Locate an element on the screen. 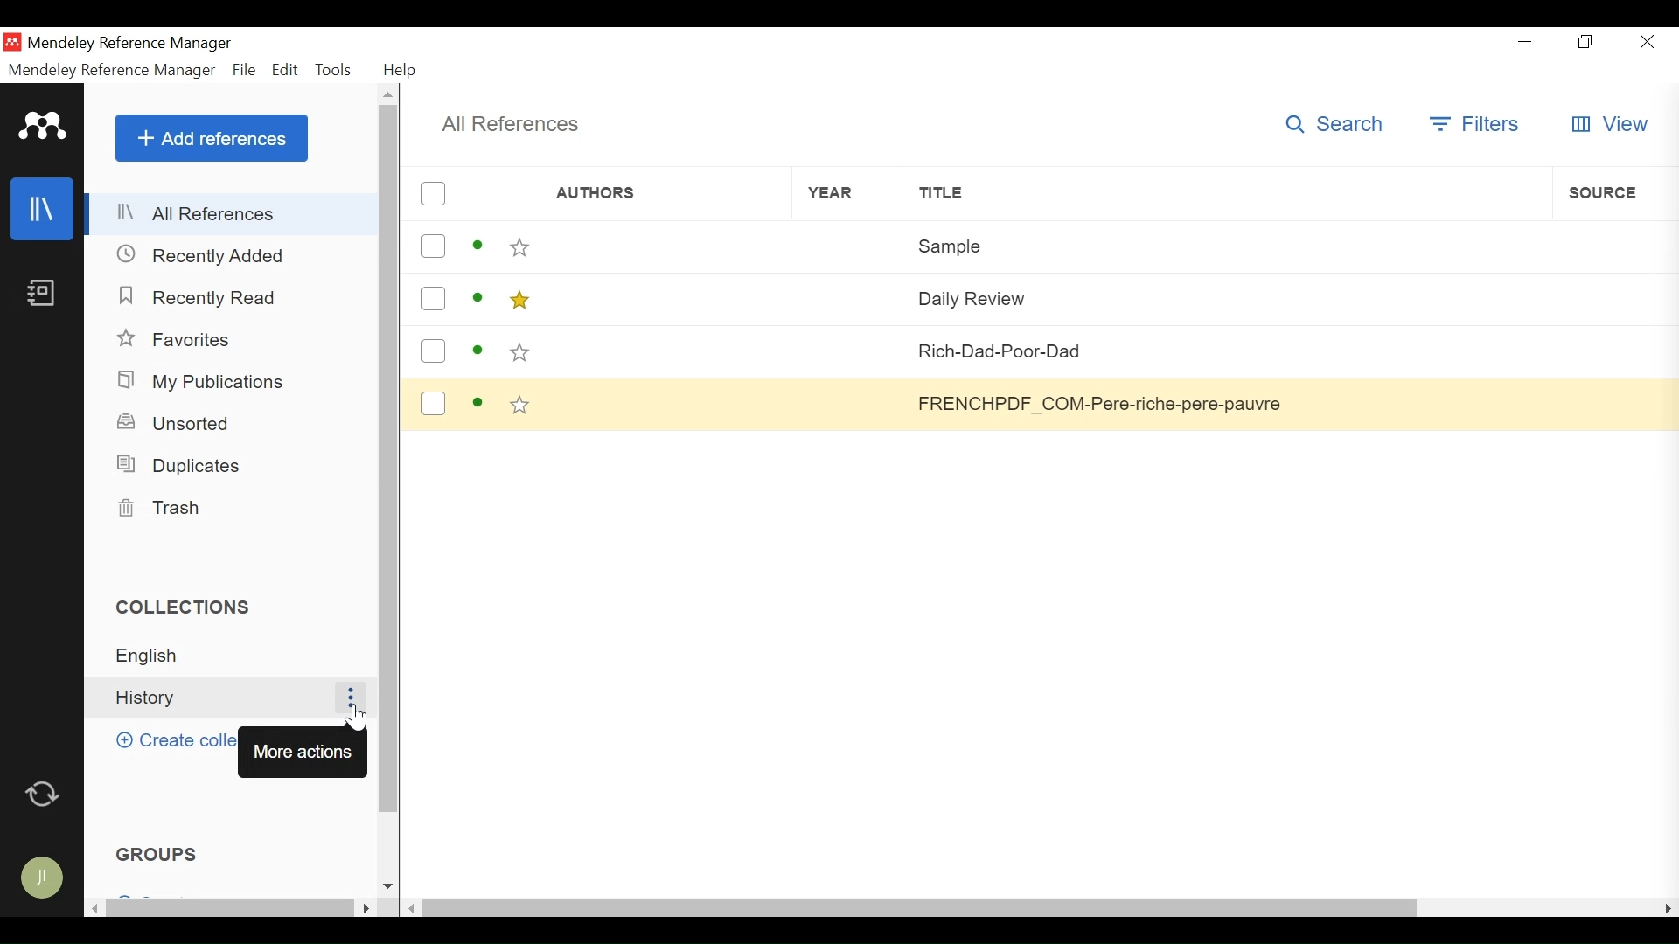  Source is located at coordinates (1614, 192).